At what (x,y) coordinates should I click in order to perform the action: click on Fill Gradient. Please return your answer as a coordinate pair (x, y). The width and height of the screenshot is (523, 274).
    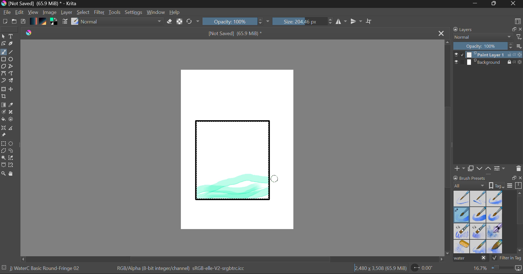
    Looking at the image, I should click on (4, 105).